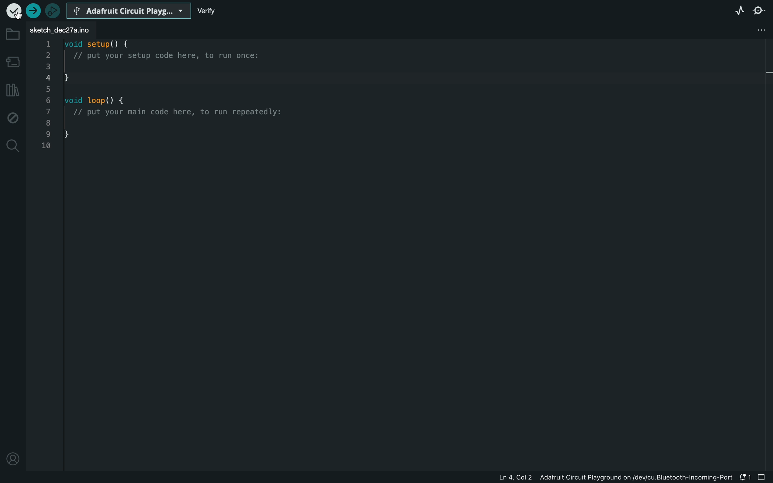  Describe the element at coordinates (758, 30) in the screenshot. I see `file setting` at that location.